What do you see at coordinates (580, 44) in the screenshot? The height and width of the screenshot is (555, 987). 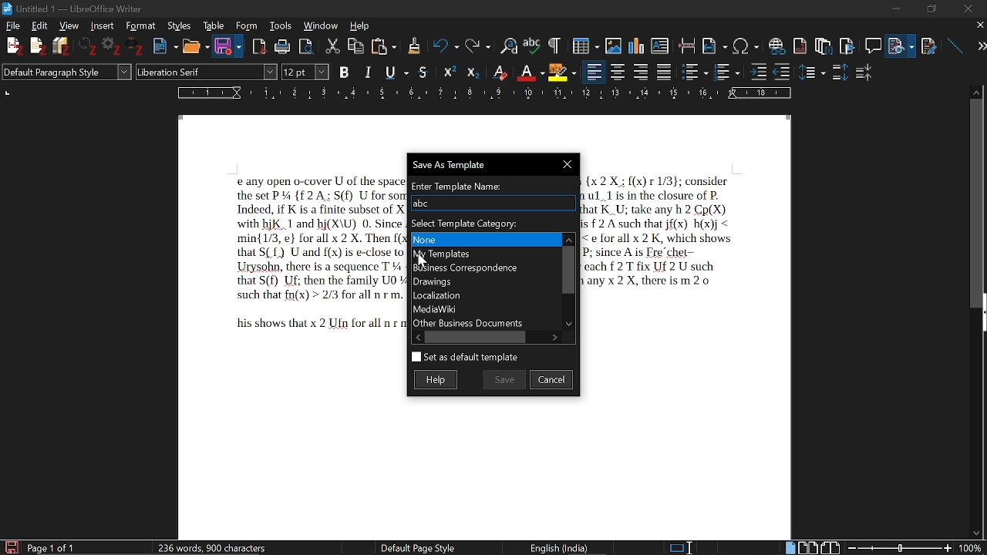 I see `Insert table` at bounding box center [580, 44].